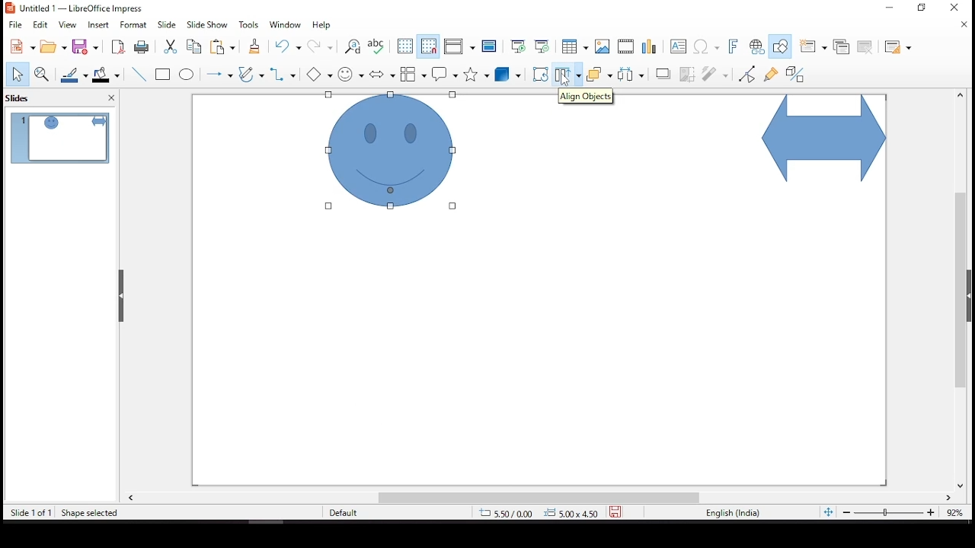 The height and width of the screenshot is (548, 975). Describe the element at coordinates (733, 514) in the screenshot. I see `english (india)` at that location.